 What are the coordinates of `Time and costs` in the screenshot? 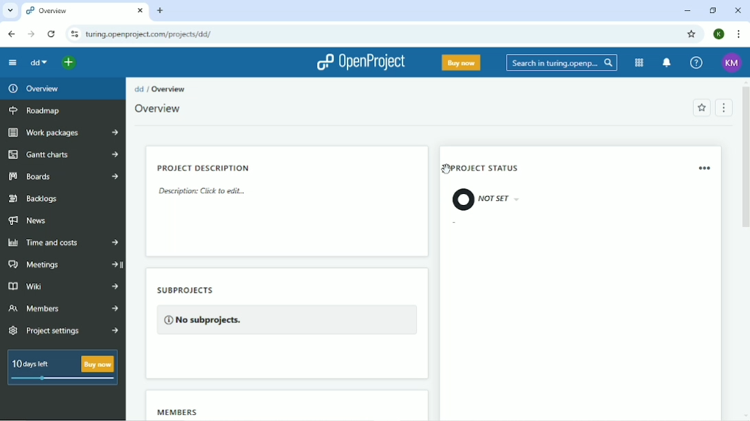 It's located at (63, 241).